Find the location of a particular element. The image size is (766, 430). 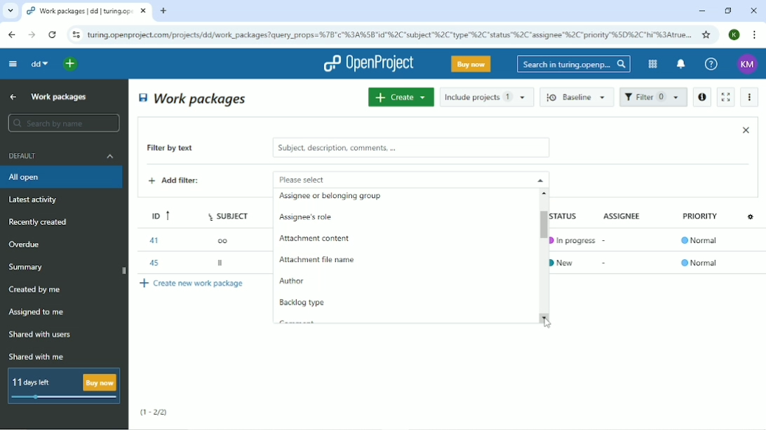

Close is located at coordinates (746, 130).